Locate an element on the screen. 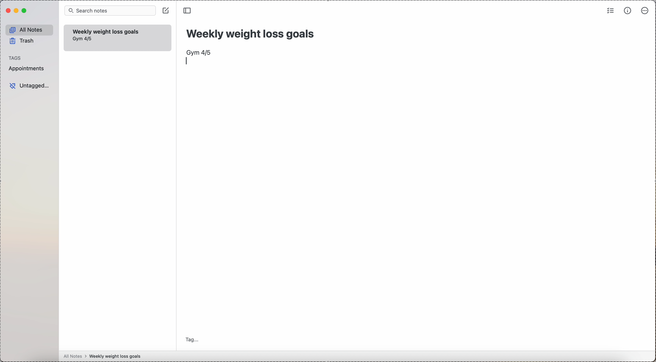 The height and width of the screenshot is (362, 656). maximize Simplenote is located at coordinates (25, 11).